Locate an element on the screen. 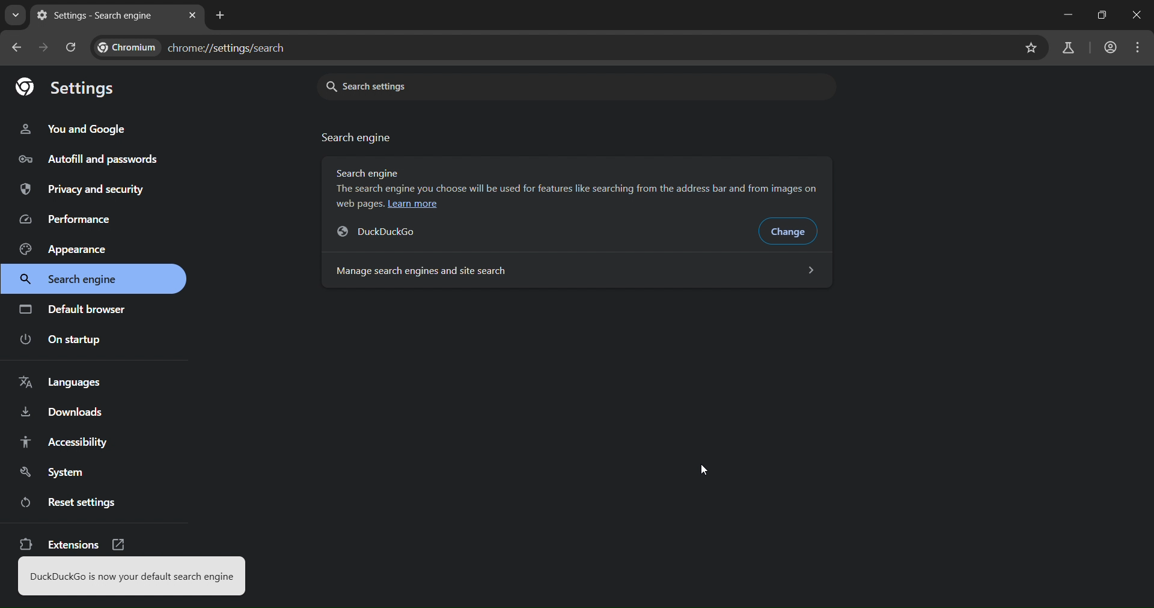  go back 1 page is located at coordinates (19, 49).